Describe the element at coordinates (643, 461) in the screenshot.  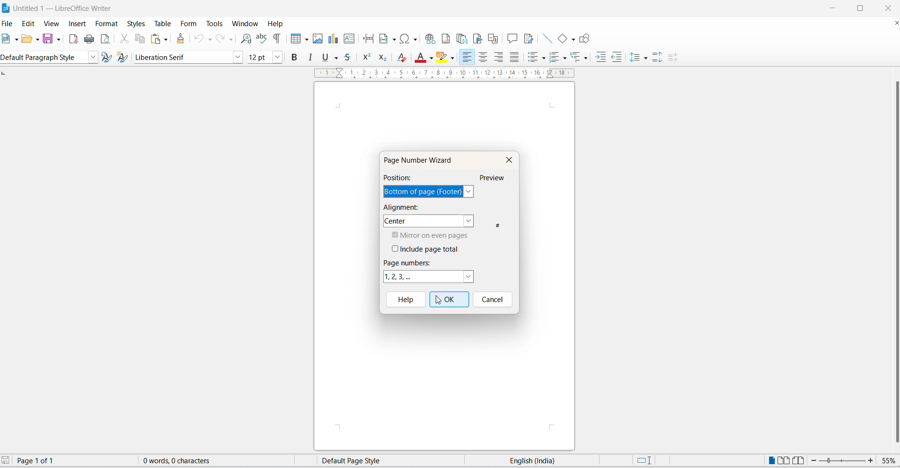
I see `selection style` at that location.